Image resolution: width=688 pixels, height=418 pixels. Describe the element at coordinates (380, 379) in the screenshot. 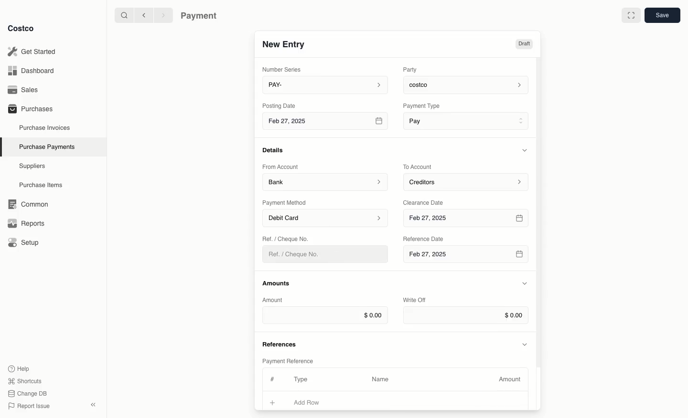

I see `Name` at that location.